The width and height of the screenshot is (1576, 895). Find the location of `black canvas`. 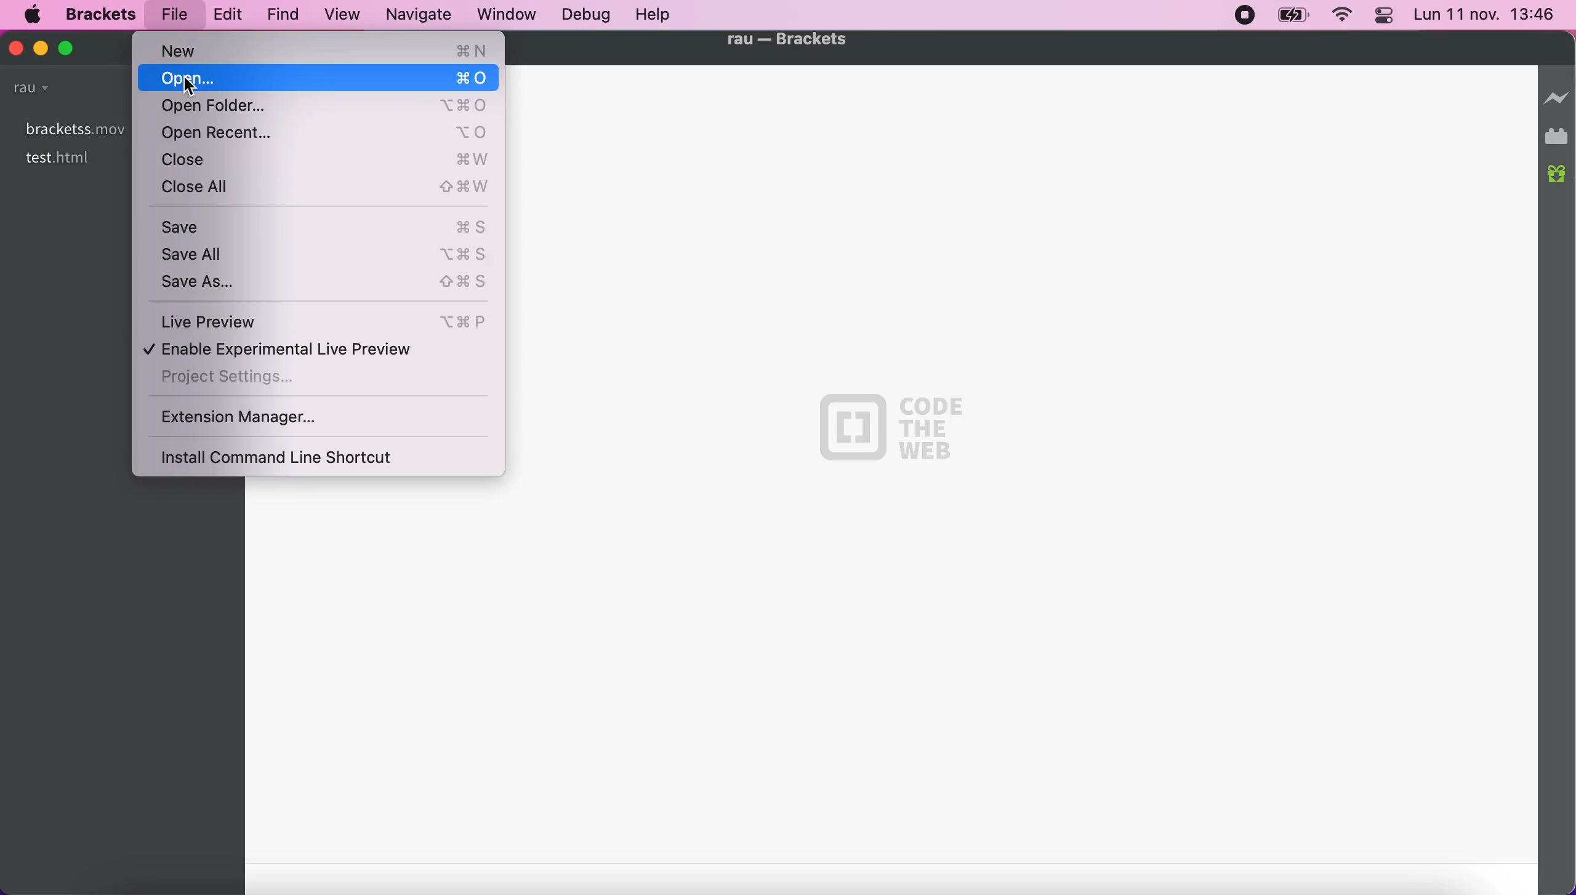

black canvas is located at coordinates (1026, 478).